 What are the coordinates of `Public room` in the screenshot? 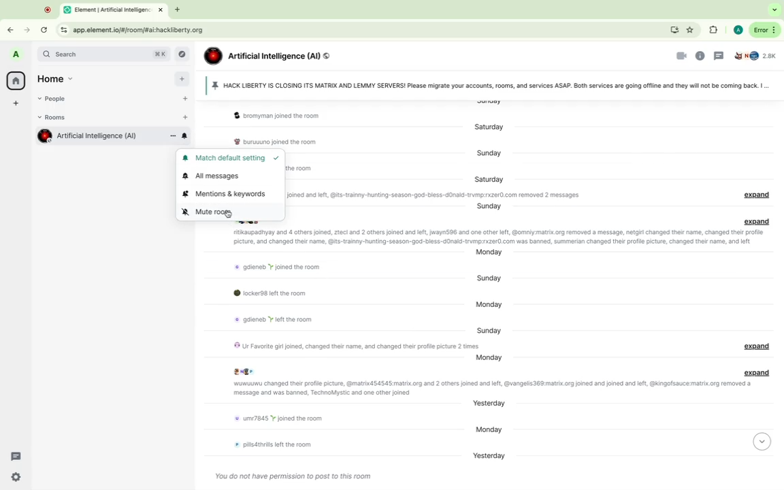 It's located at (327, 56).